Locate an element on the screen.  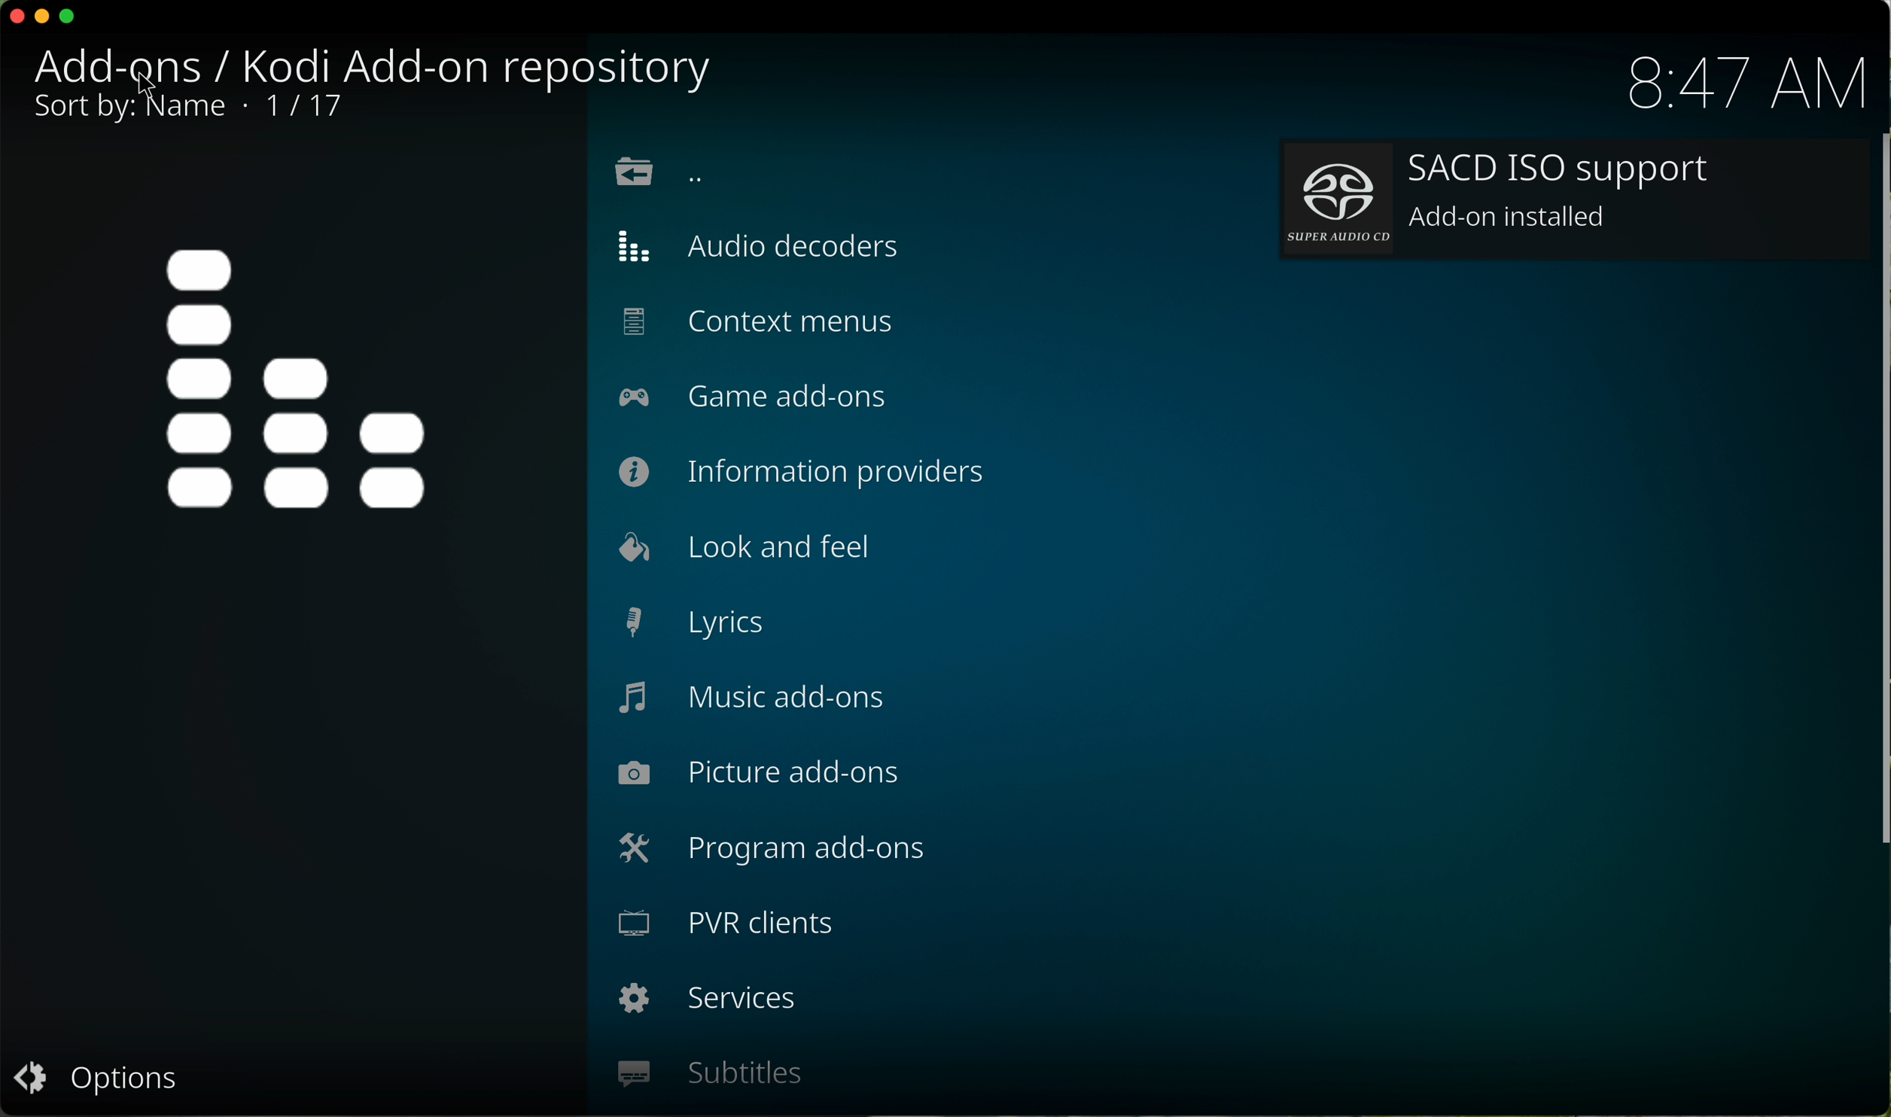
game add-ons is located at coordinates (757, 396).